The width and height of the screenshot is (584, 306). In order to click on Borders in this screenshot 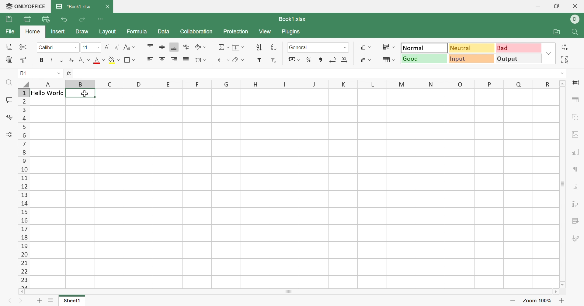, I will do `click(130, 61)`.